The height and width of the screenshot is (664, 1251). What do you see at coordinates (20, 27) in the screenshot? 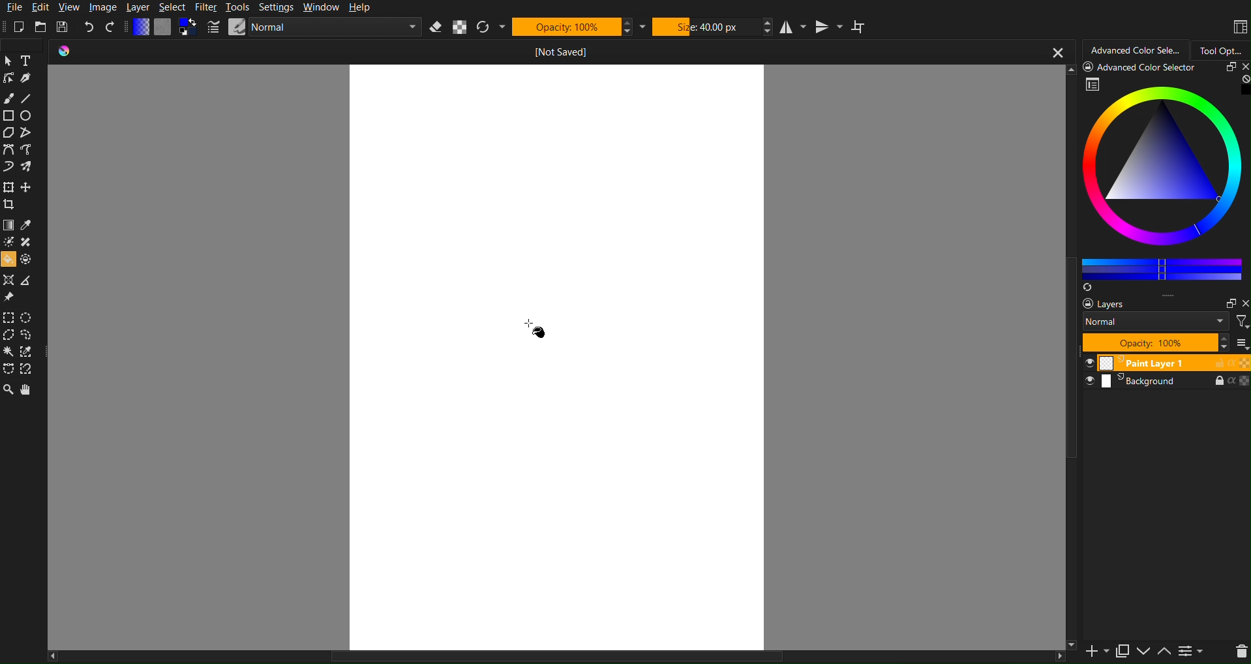
I see `New` at bounding box center [20, 27].